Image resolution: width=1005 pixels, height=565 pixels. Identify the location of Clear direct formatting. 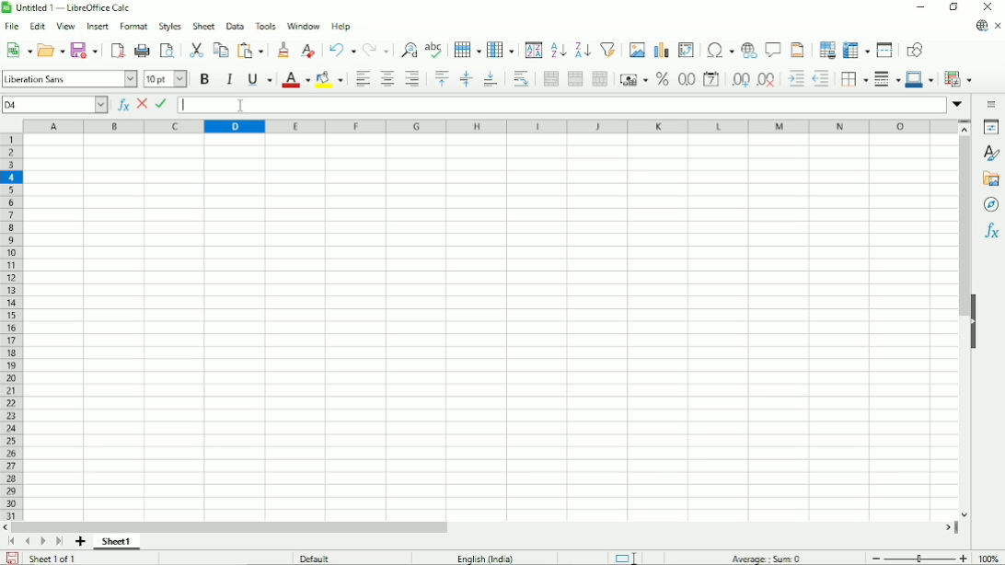
(308, 52).